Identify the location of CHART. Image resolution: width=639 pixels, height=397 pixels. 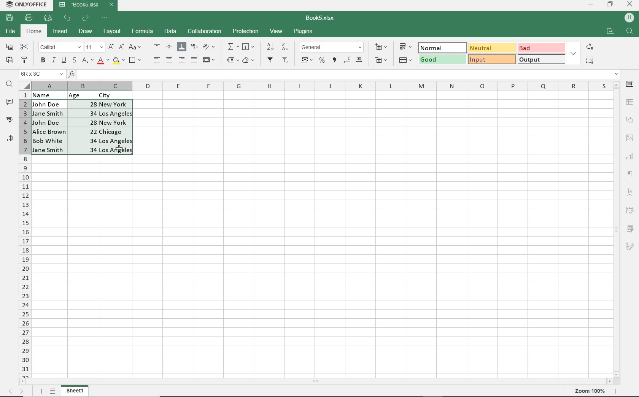
(630, 156).